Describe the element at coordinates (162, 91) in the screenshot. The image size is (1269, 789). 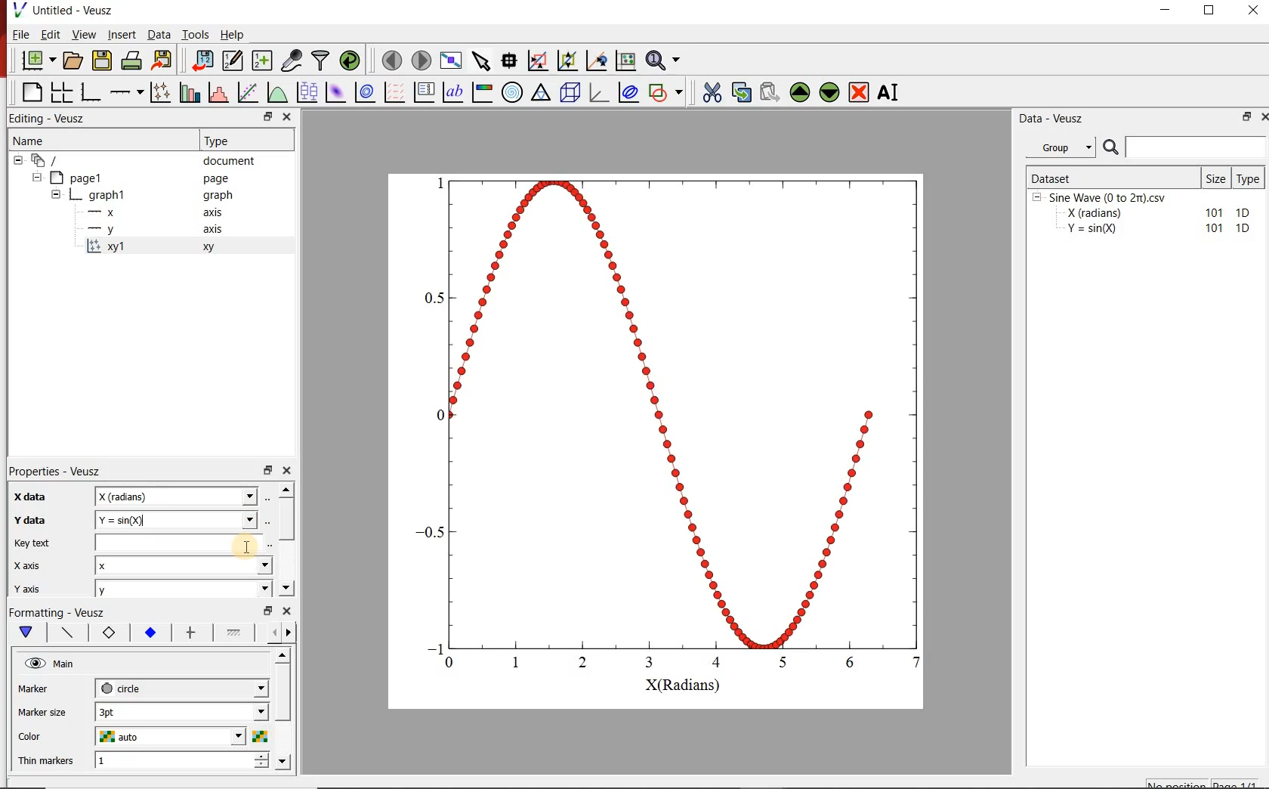
I see `plot points` at that location.